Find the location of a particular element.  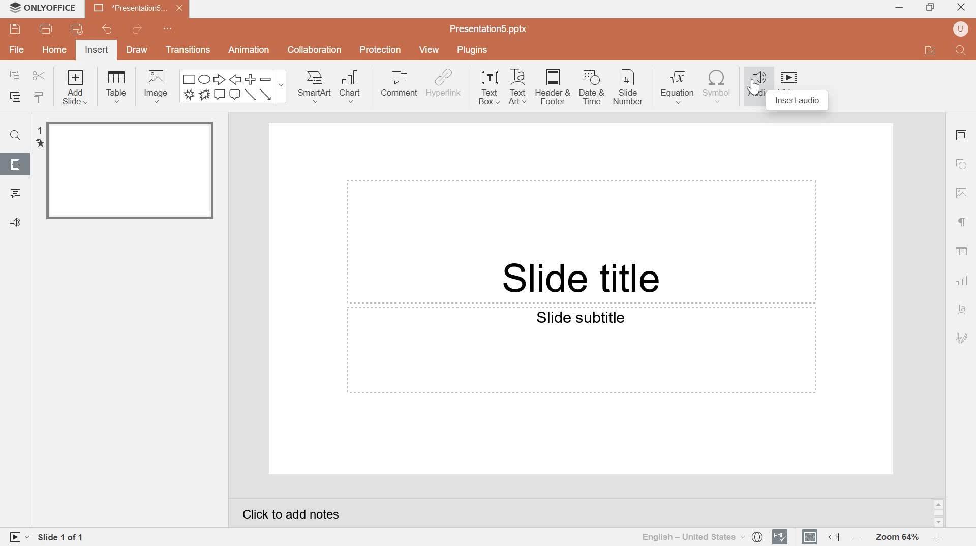

Presentation5.pptx is located at coordinates (490, 28).